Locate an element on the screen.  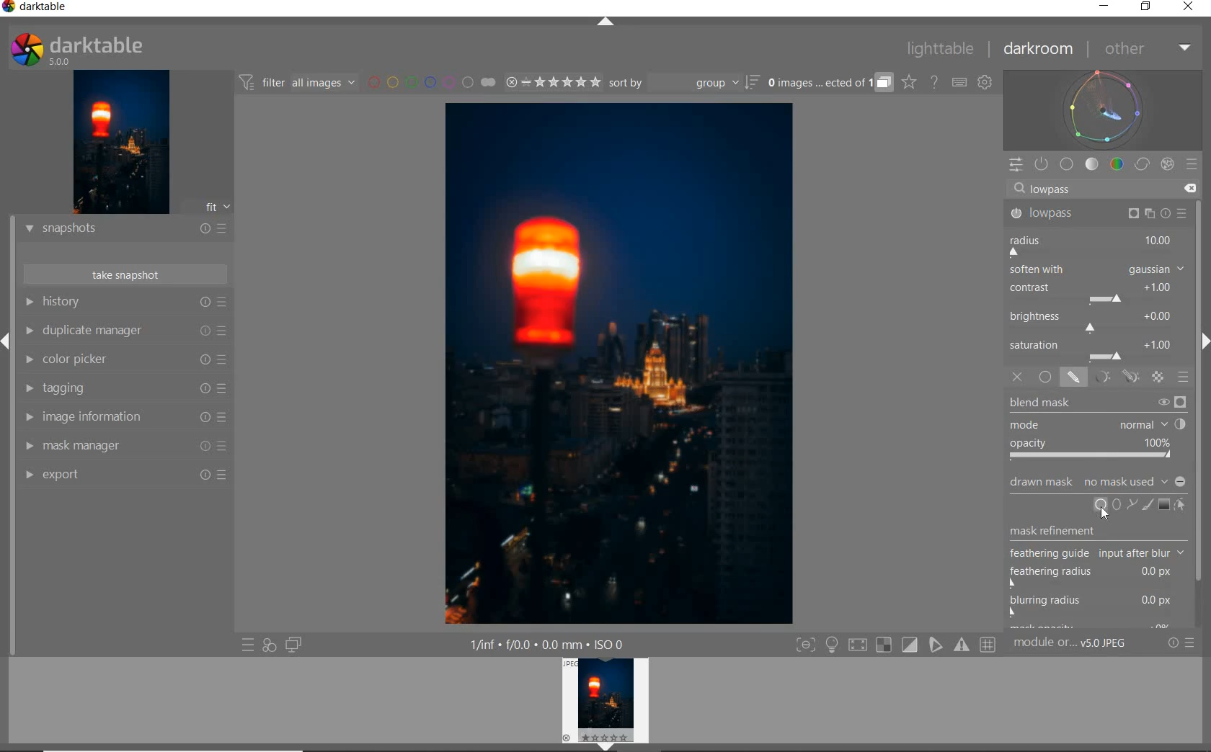
PRESETS is located at coordinates (1193, 166).